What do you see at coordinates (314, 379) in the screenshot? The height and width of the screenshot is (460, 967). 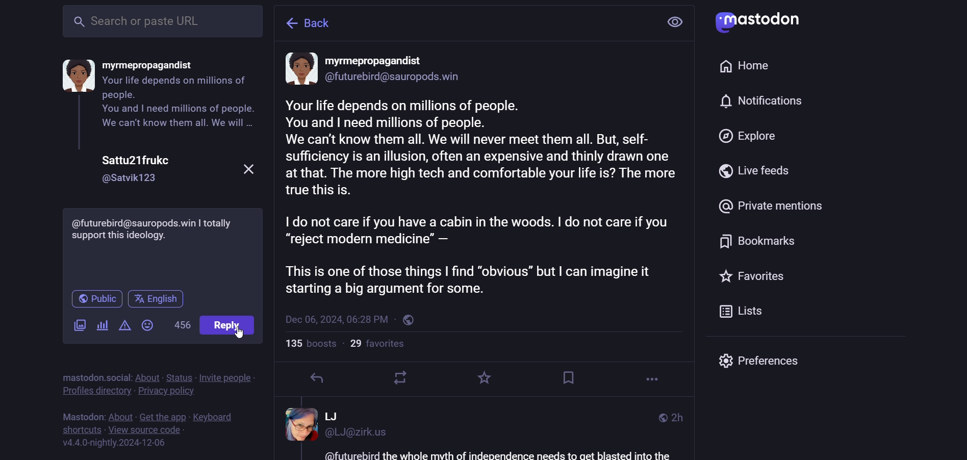 I see `reply` at bounding box center [314, 379].